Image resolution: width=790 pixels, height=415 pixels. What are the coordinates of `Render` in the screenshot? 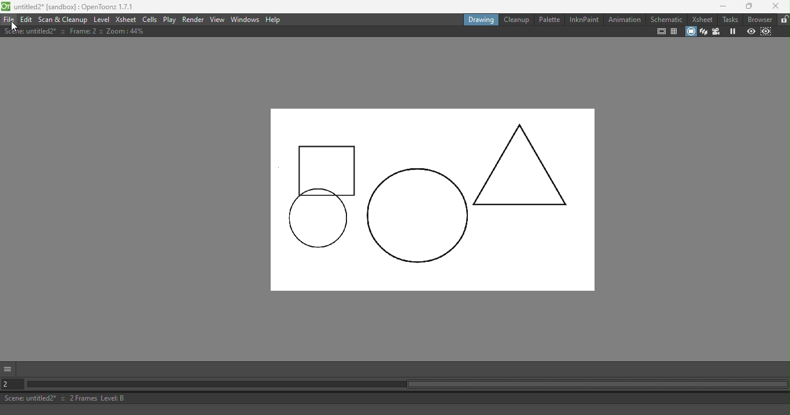 It's located at (191, 20).